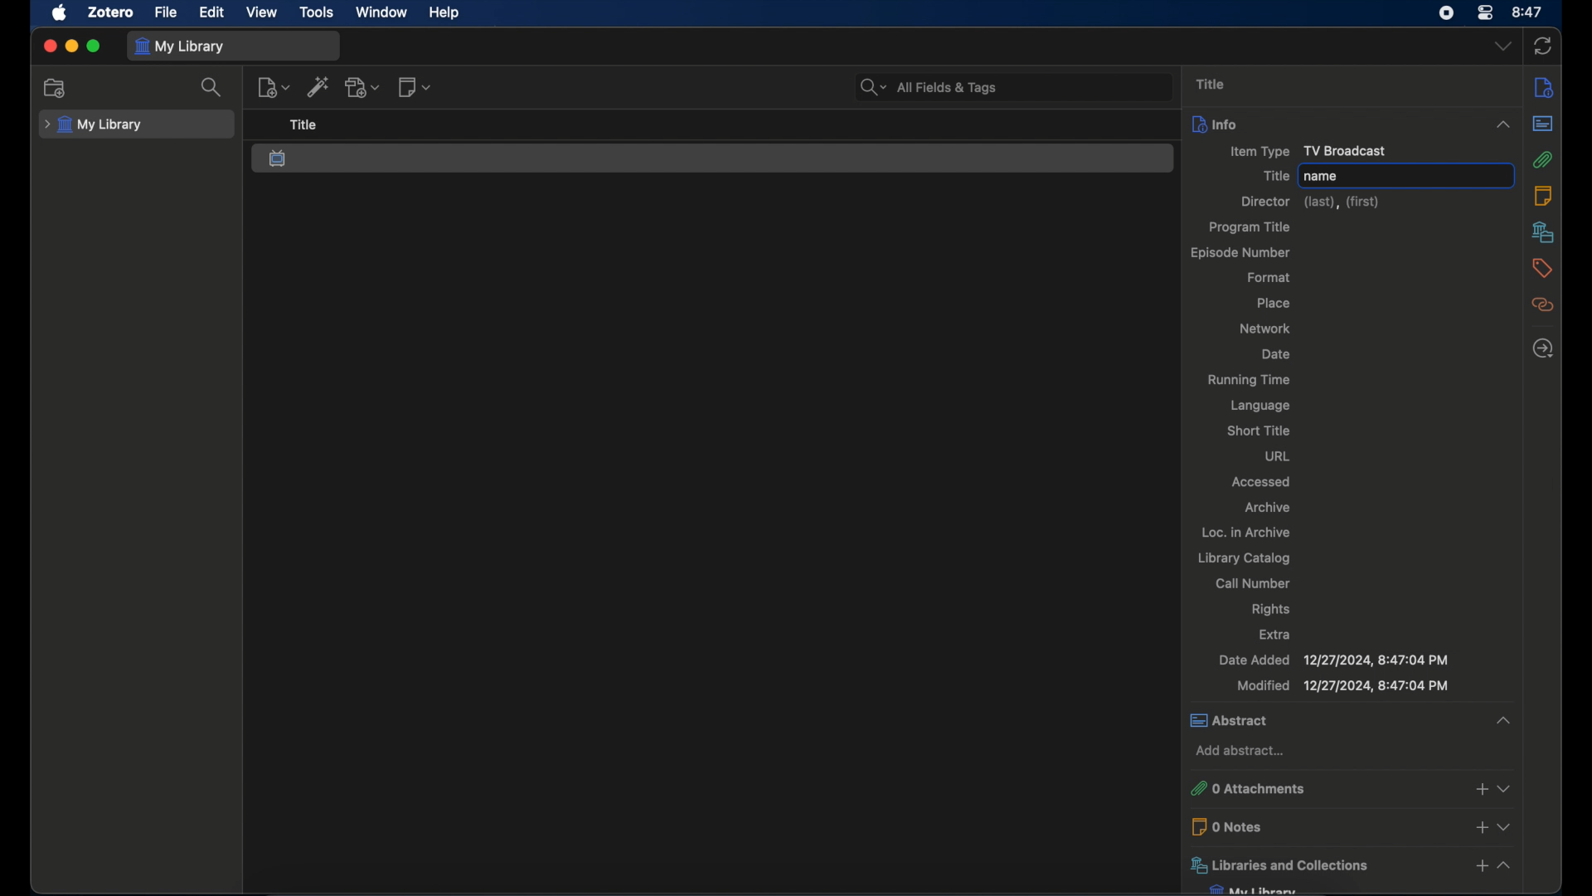 This screenshot has width=1592, height=896. What do you see at coordinates (94, 46) in the screenshot?
I see `maximize` at bounding box center [94, 46].